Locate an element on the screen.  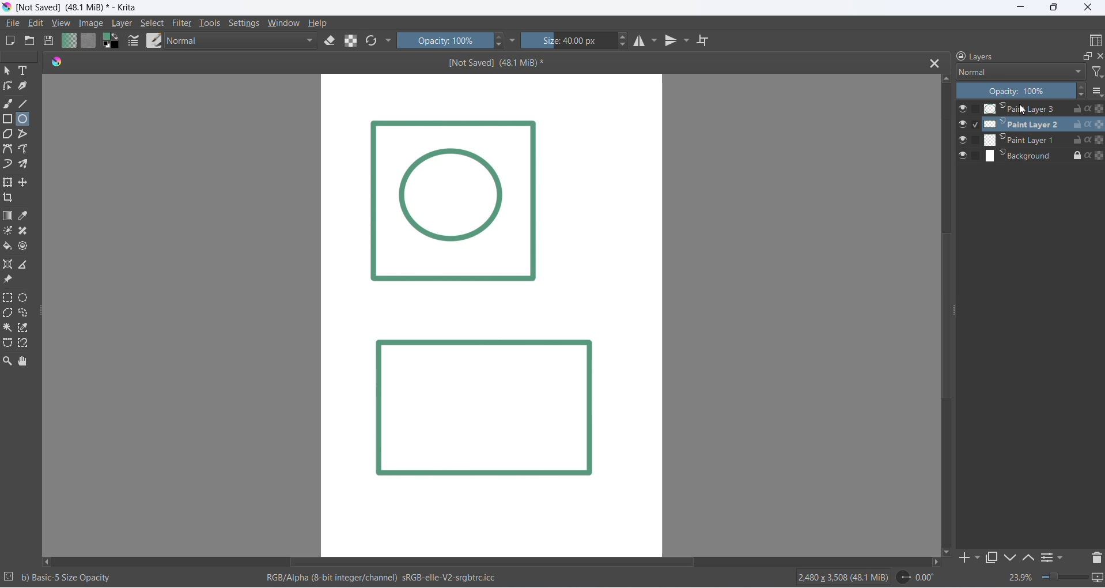
add to side pane is located at coordinates (970, 557).